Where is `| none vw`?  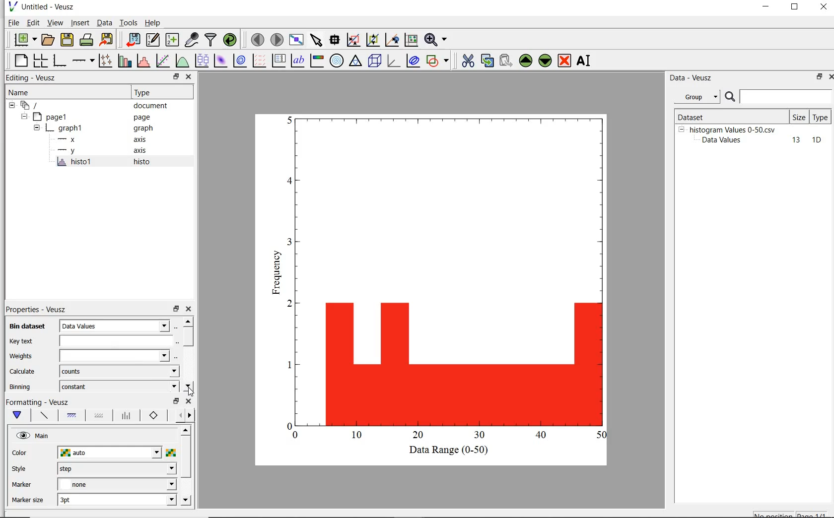 | none vw is located at coordinates (116, 484).